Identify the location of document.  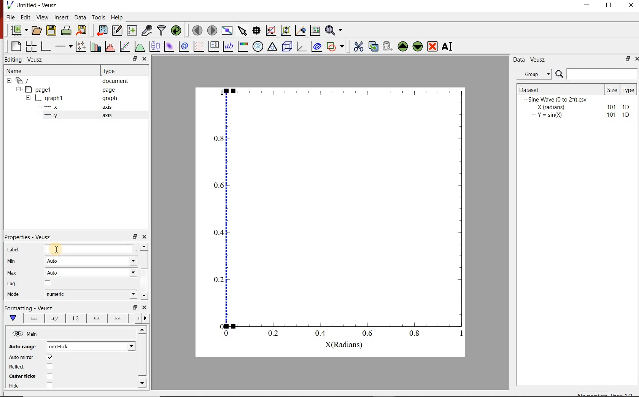
(116, 81).